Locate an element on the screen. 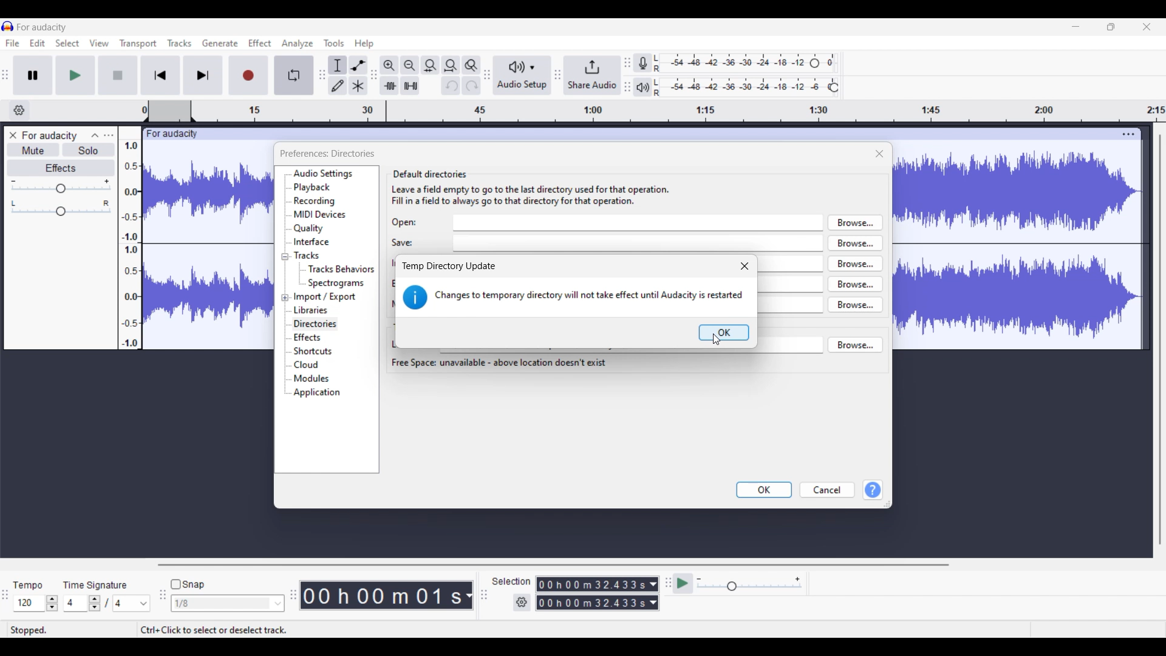  Close interface is located at coordinates (1147, 27).